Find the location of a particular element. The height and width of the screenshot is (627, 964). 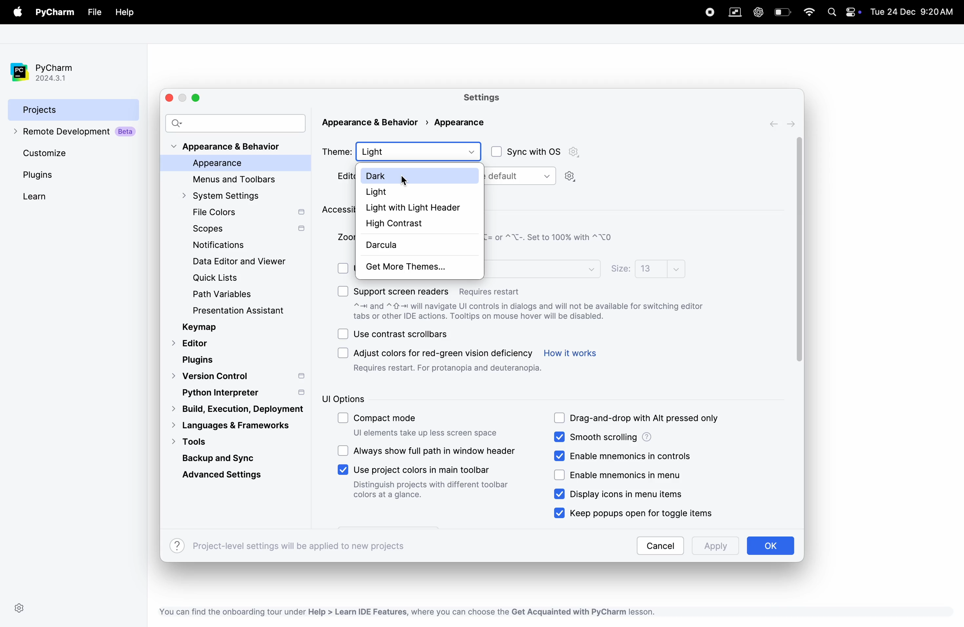

notifications is located at coordinates (215, 246).